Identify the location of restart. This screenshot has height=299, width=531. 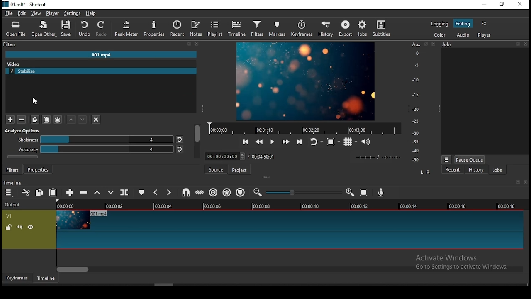
(314, 143).